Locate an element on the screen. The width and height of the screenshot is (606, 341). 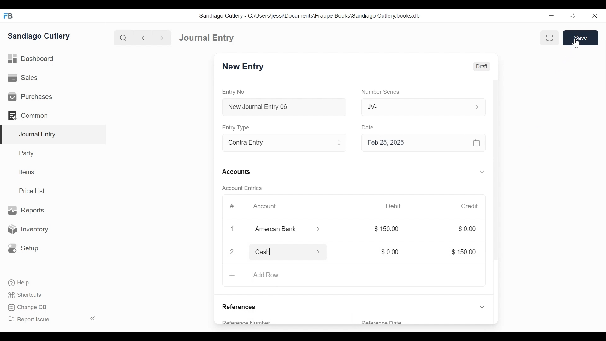
Entry Type is located at coordinates (237, 128).